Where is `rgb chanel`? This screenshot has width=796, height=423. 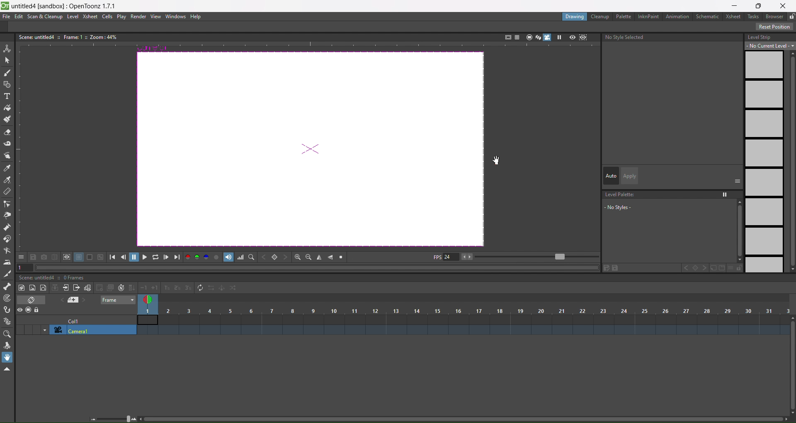 rgb chanel is located at coordinates (198, 257).